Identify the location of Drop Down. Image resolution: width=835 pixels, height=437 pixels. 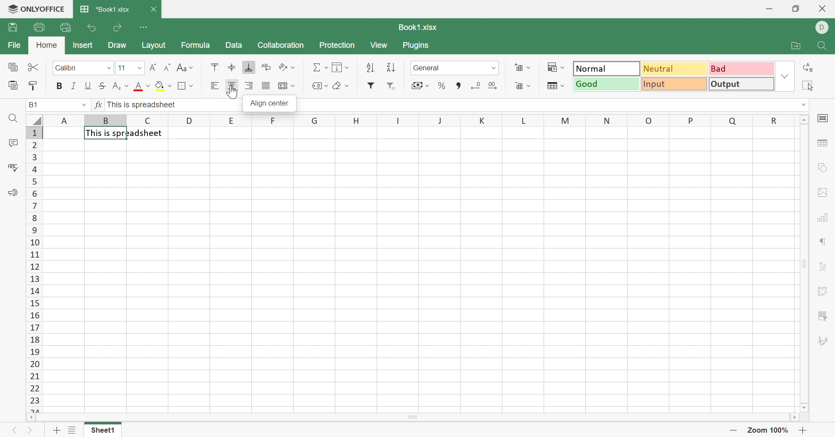
(294, 68).